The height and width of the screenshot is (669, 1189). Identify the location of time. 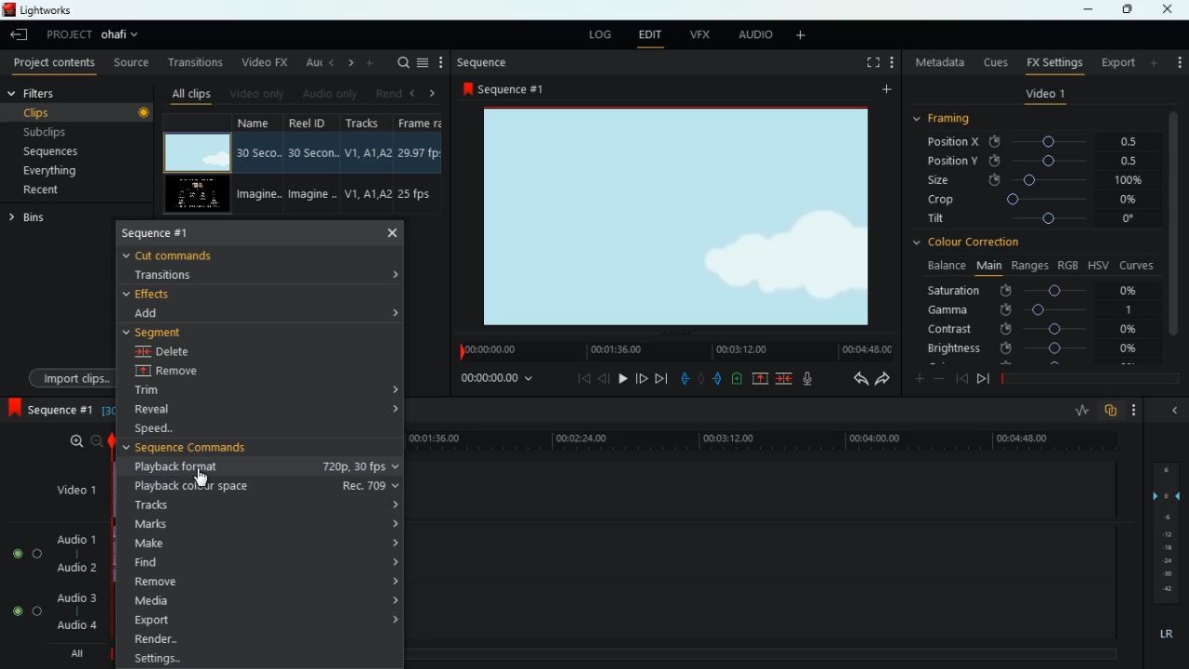
(673, 351).